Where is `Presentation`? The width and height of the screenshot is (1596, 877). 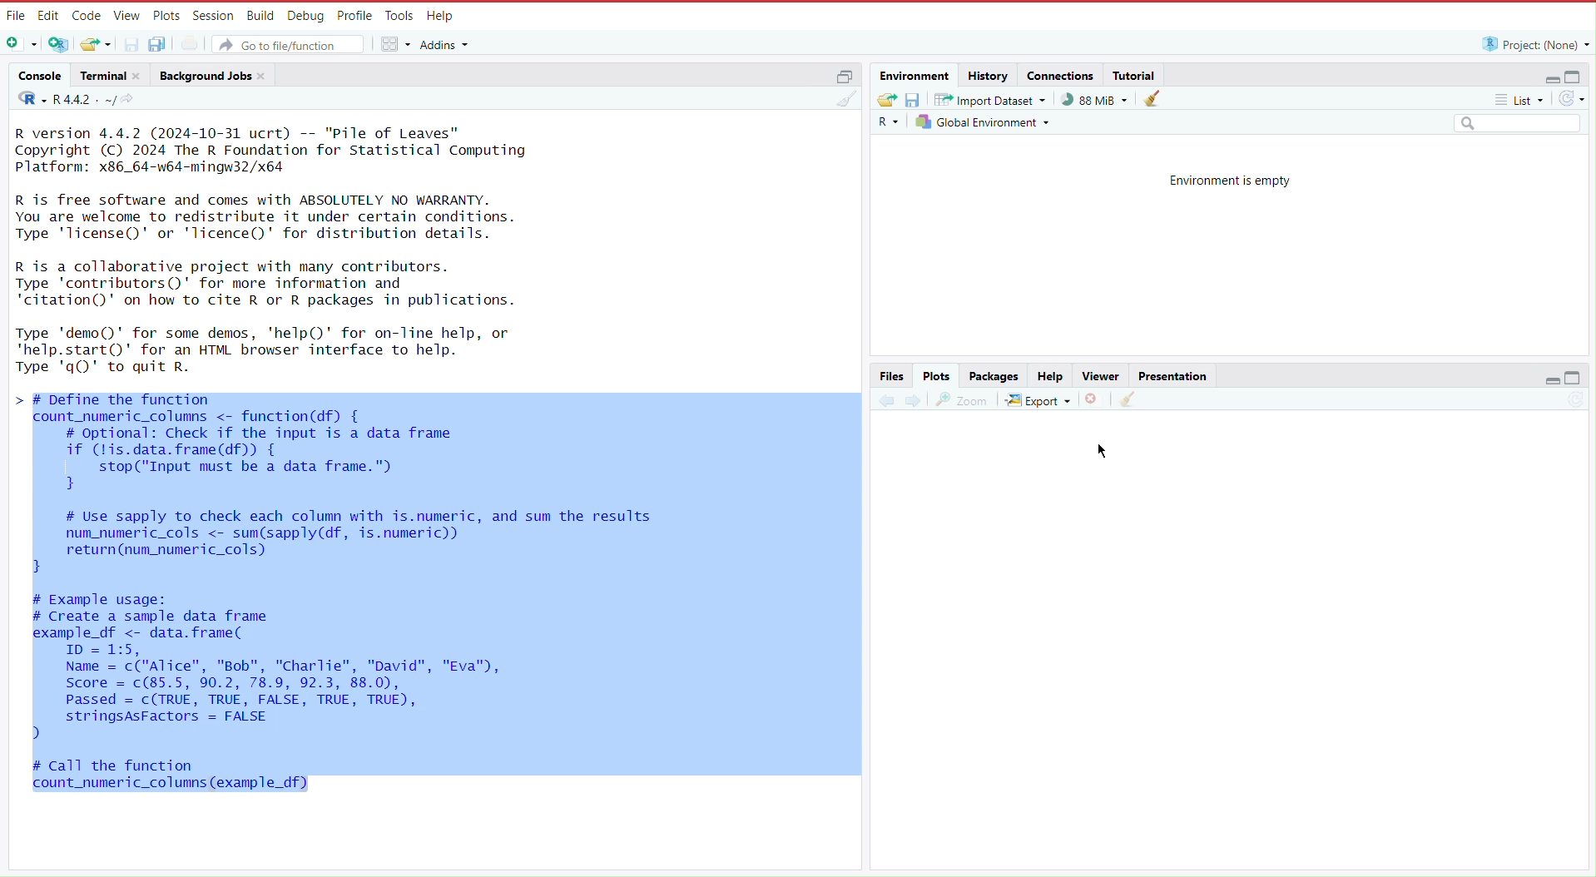
Presentation is located at coordinates (1172, 374).